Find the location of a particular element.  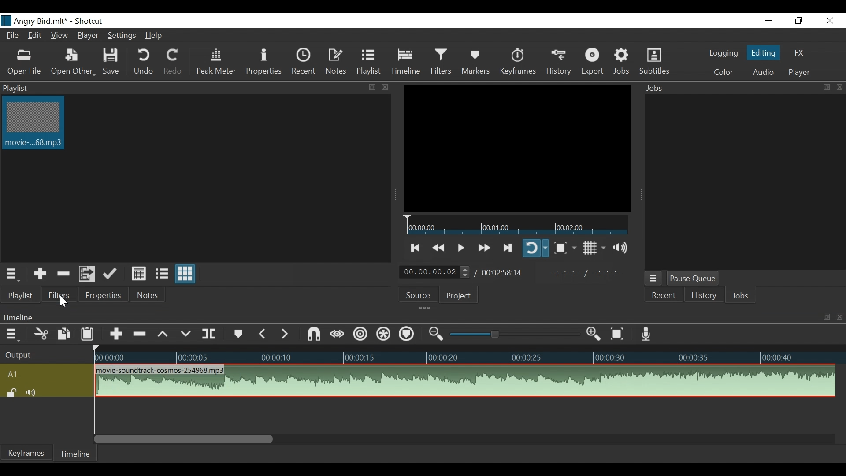

Ripple all tracks is located at coordinates (384, 335).